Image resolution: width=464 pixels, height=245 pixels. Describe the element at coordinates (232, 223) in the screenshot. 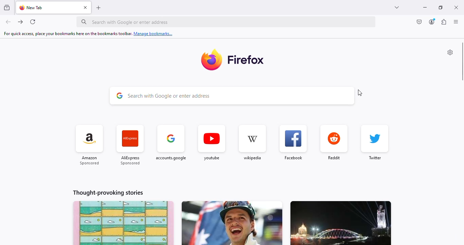

I see `story` at that location.